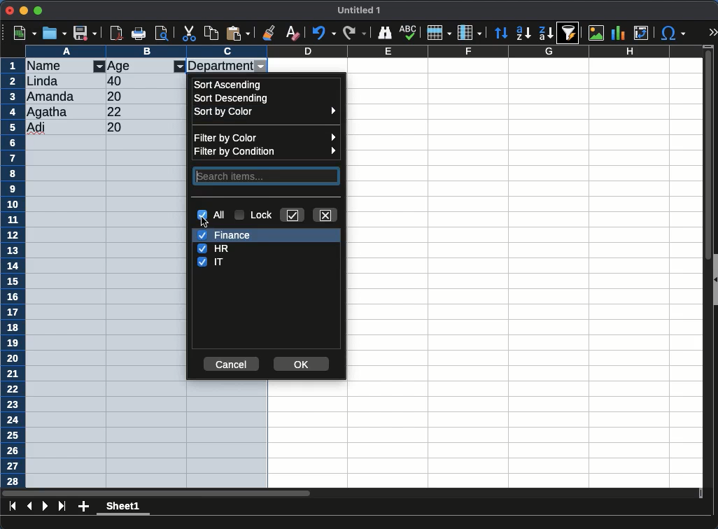  Describe the element at coordinates (523, 34) in the screenshot. I see `descending` at that location.